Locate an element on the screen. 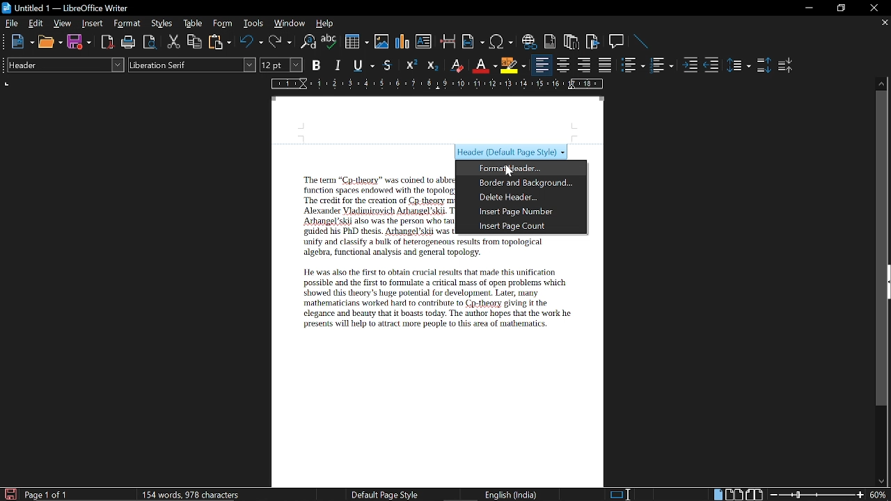  Align right is located at coordinates (585, 65).